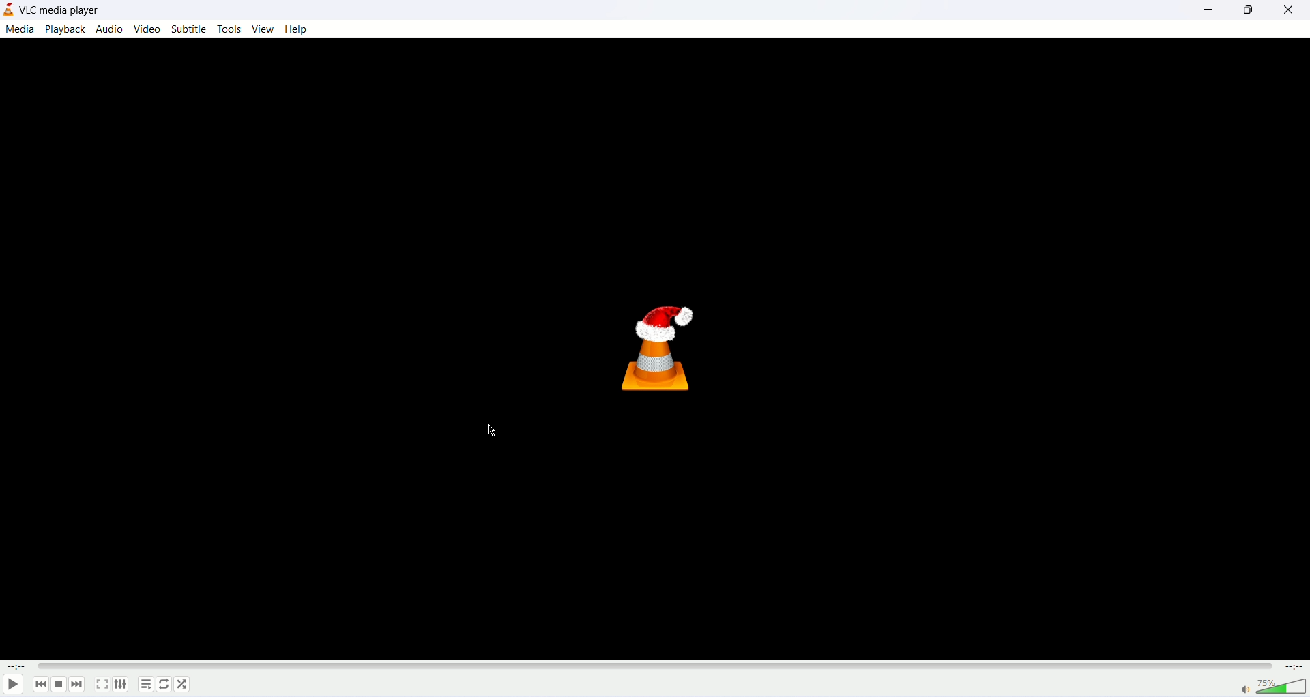 This screenshot has height=697, width=1310. I want to click on application icon, so click(8, 11).